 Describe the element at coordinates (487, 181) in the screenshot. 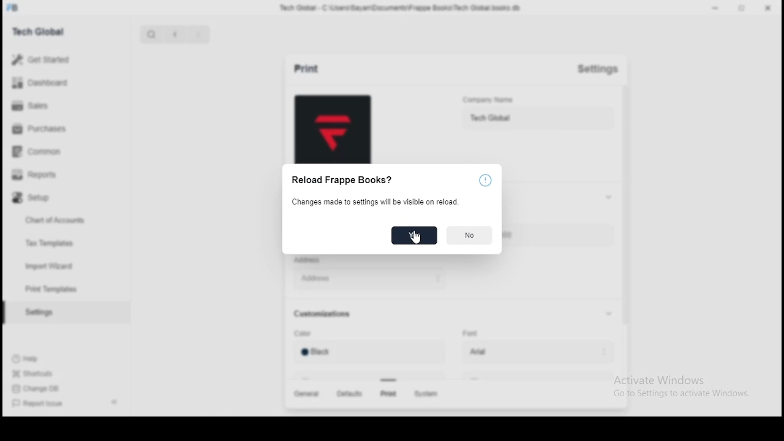

I see `caution icon` at that location.